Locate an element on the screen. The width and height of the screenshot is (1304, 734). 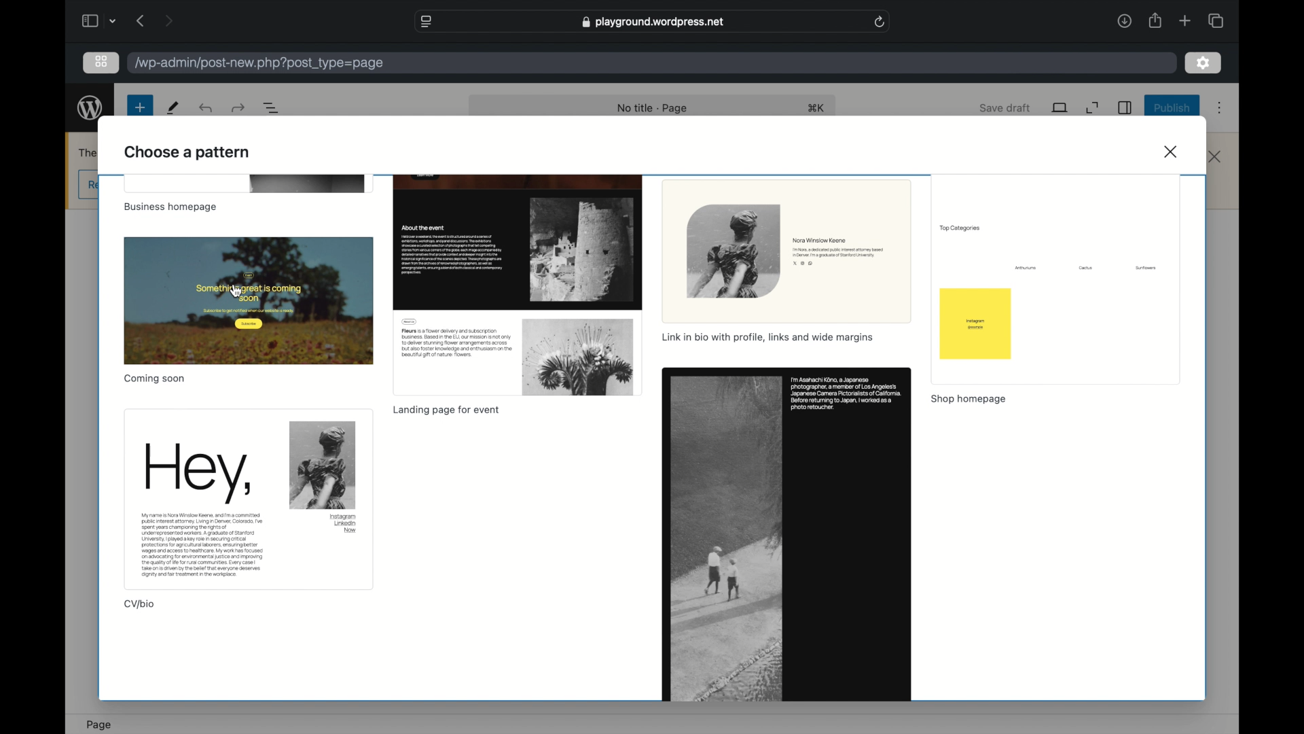
new is located at coordinates (139, 108).